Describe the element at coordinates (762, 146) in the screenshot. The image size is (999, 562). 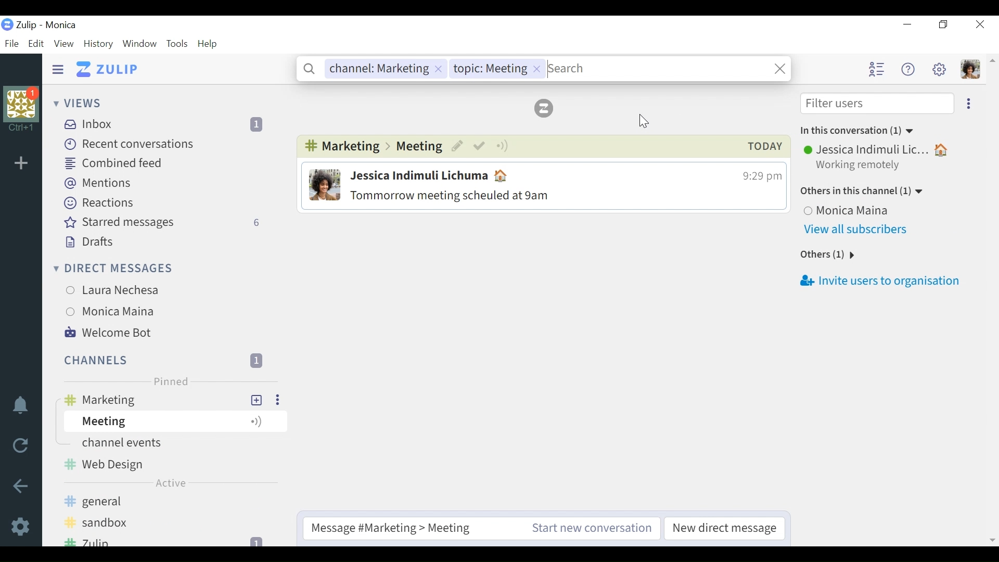
I see `Today` at that location.